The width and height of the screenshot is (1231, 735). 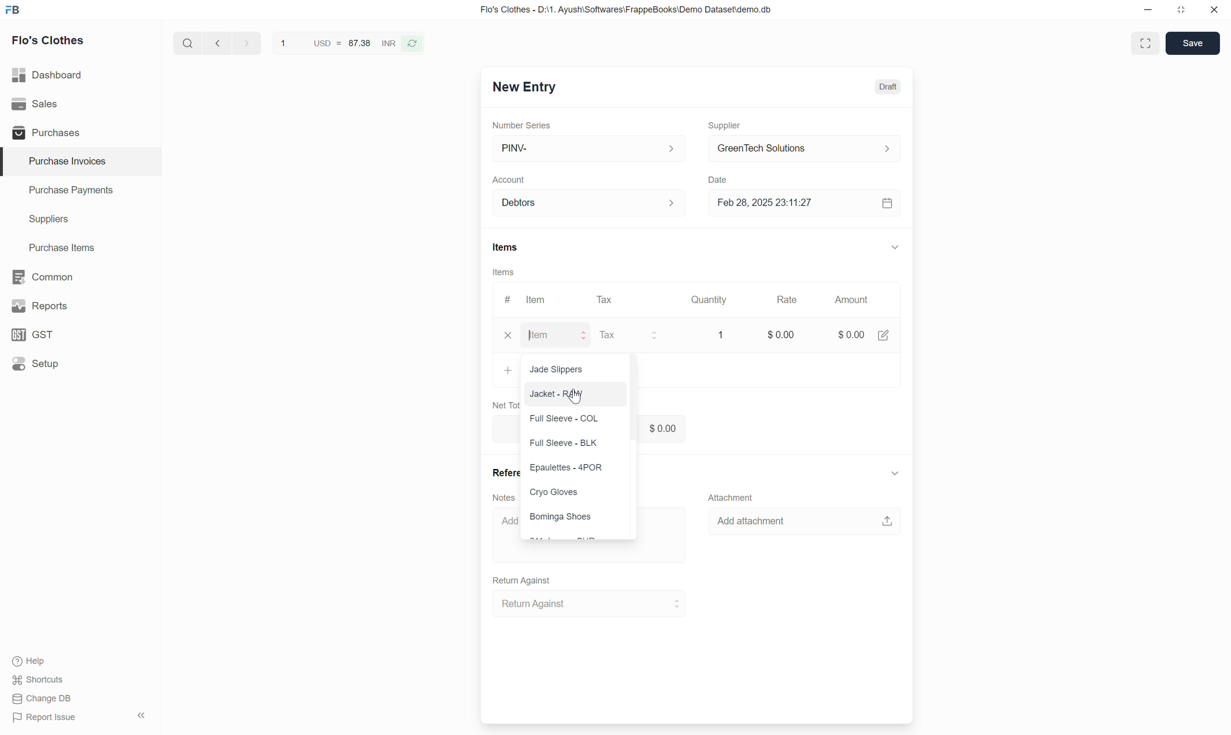 What do you see at coordinates (43, 699) in the screenshot?
I see `Change DB` at bounding box center [43, 699].